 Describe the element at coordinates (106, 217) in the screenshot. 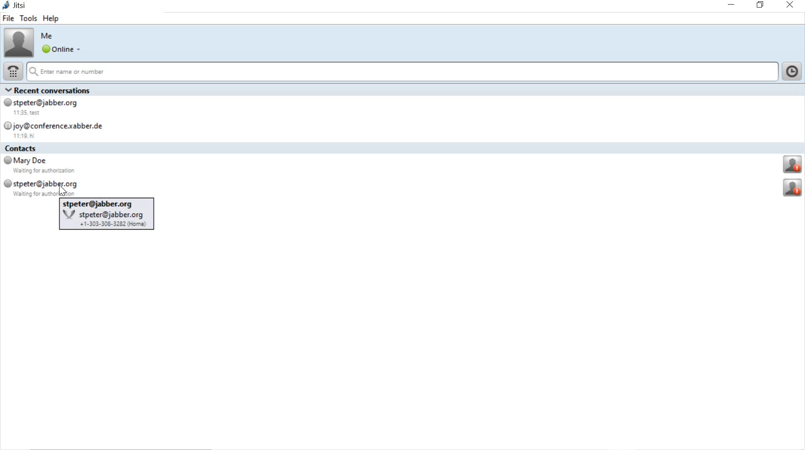

I see `stpeter@jabber.org
\/ stpeter@jabber.org
+1-303-308-3282 (Home)` at that location.